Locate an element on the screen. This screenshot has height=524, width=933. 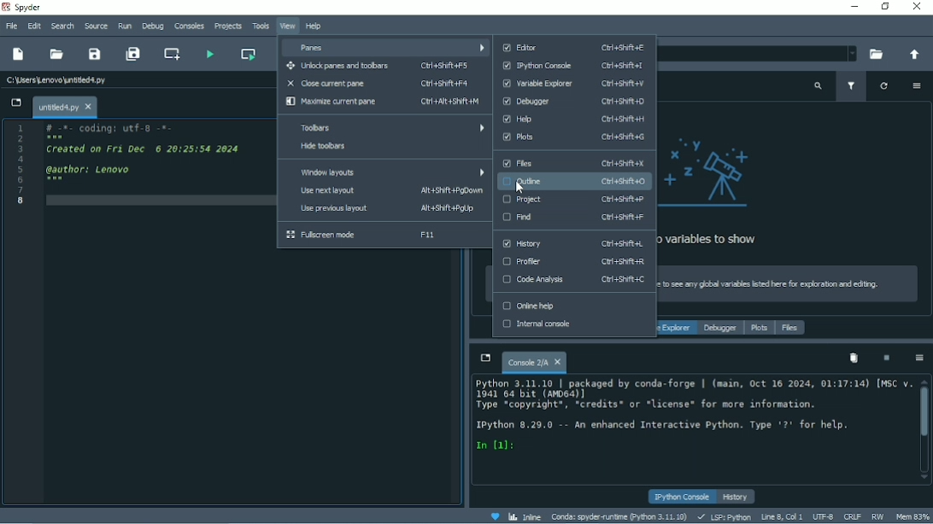
Debugger is located at coordinates (576, 102).